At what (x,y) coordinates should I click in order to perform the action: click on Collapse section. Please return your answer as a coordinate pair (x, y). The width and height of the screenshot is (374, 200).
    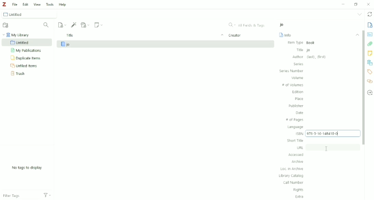
    Looking at the image, I should click on (356, 34).